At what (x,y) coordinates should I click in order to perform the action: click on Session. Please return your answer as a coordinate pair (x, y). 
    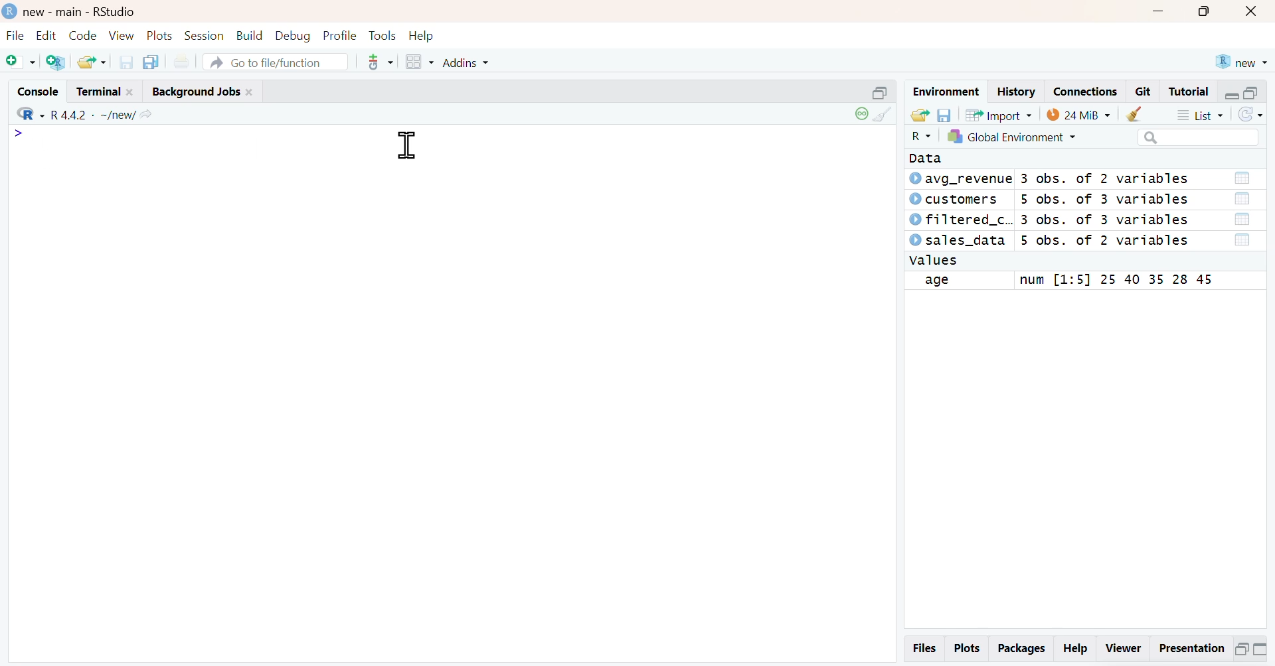
    Looking at the image, I should click on (205, 35).